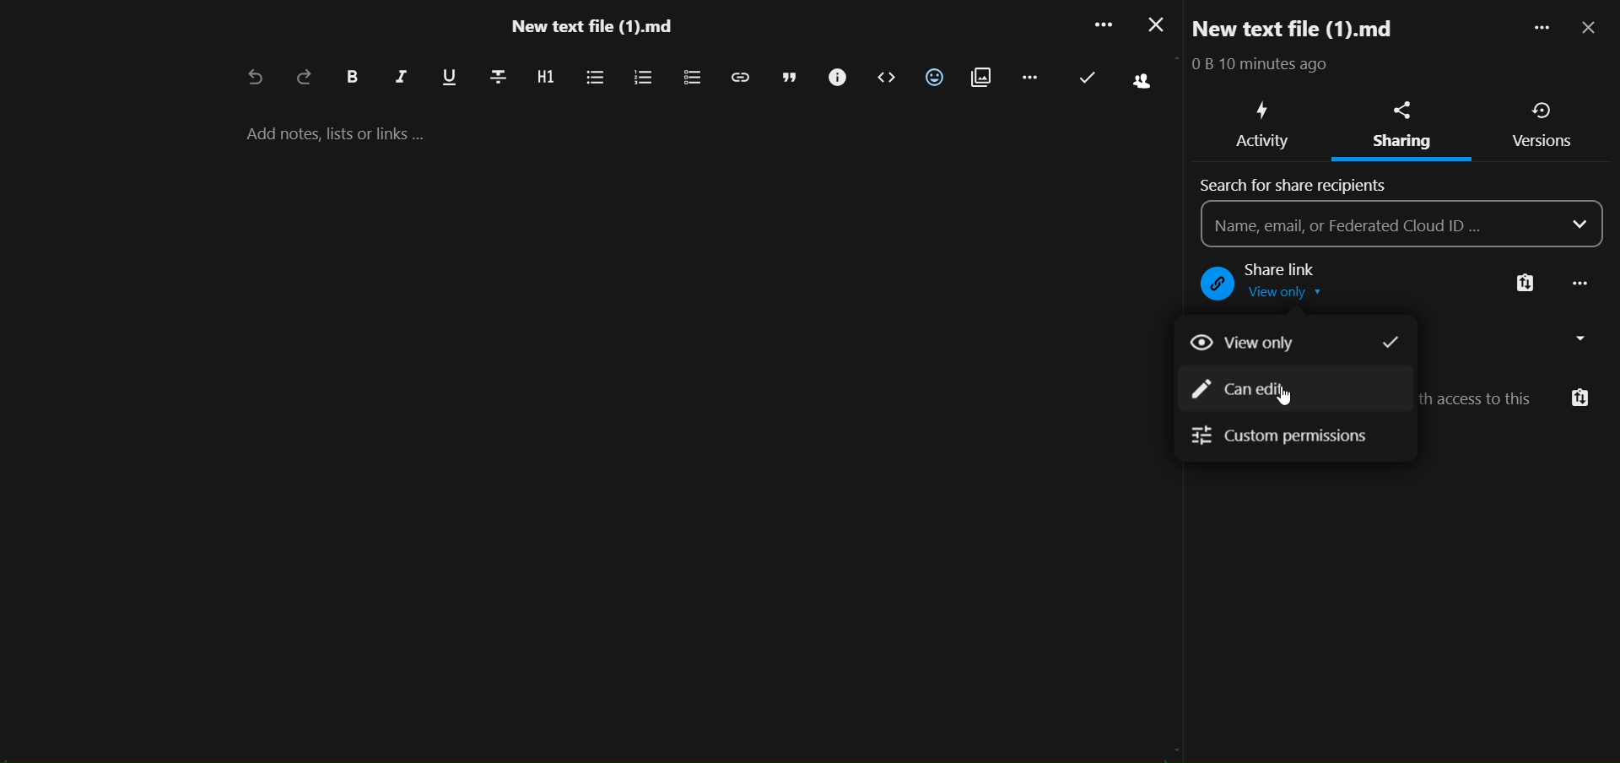 Image resolution: width=1620 pixels, height=763 pixels. What do you see at coordinates (1312, 28) in the screenshot?
I see `new text file` at bounding box center [1312, 28].